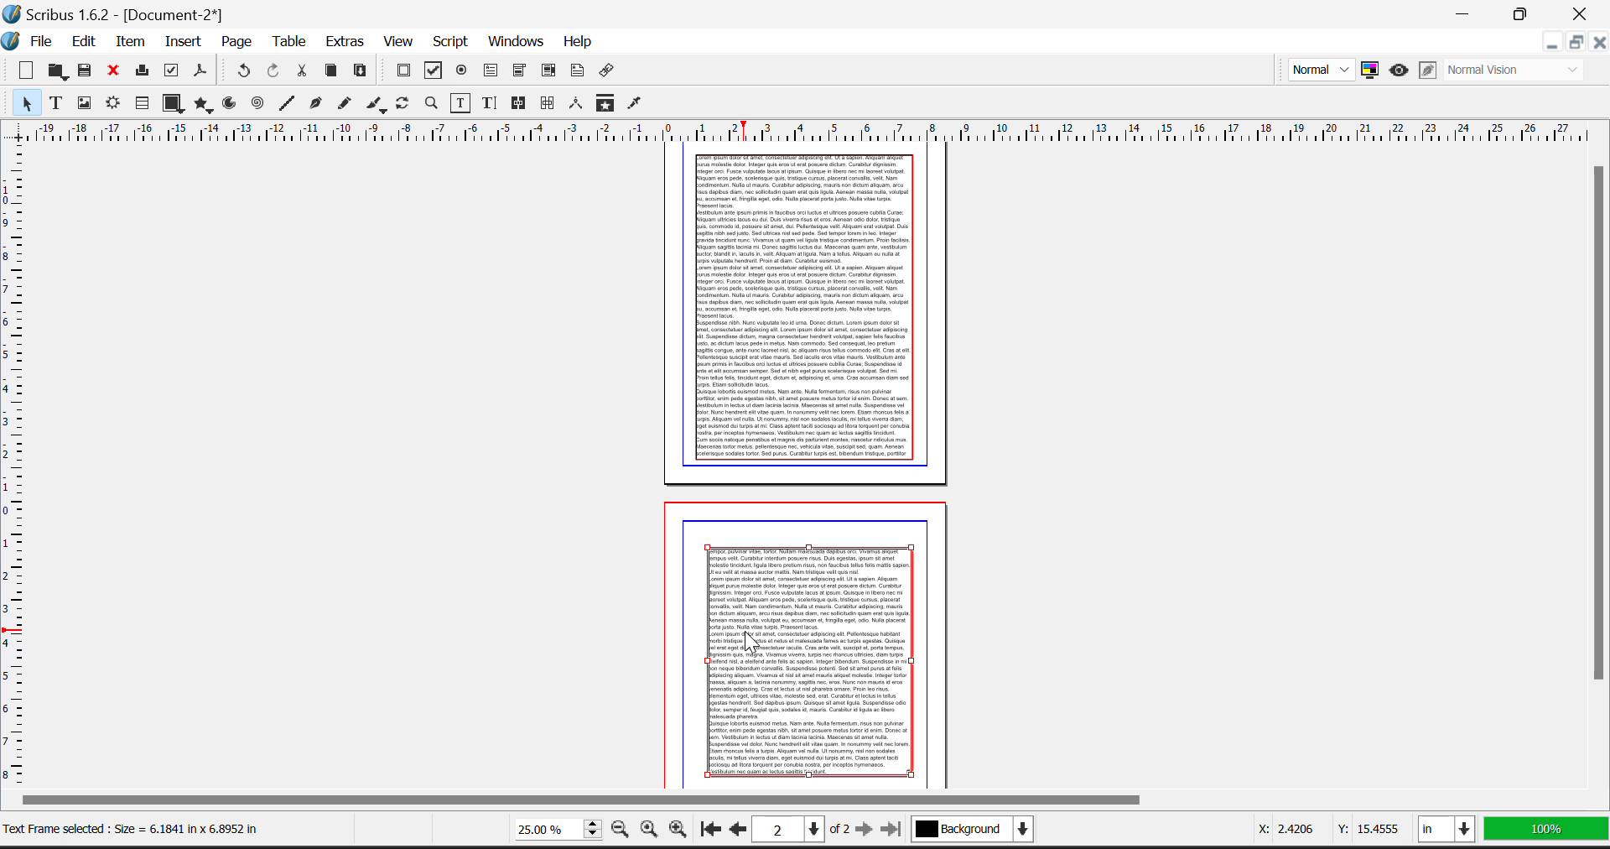  What do you see at coordinates (546, 828) in the screenshot?
I see `25.00% ` at bounding box center [546, 828].